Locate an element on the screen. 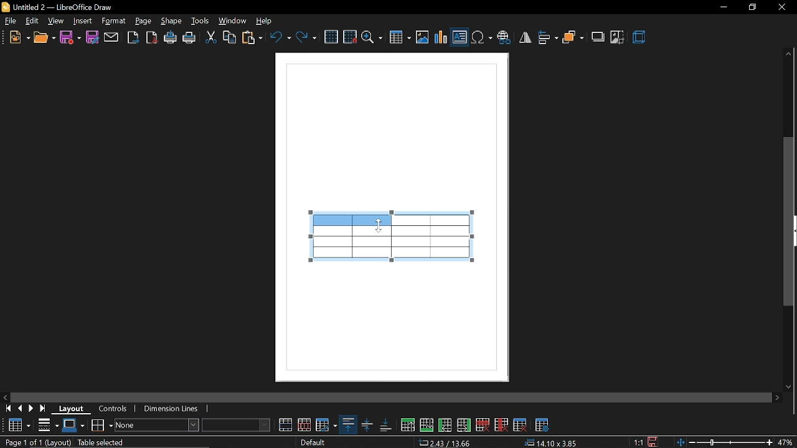  vertical scrollbar is located at coordinates (789, 222).